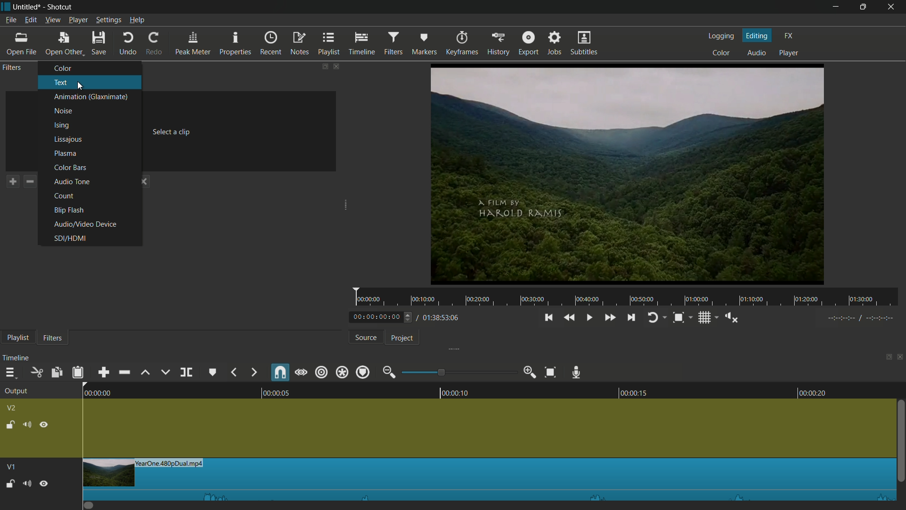  What do you see at coordinates (53, 20) in the screenshot?
I see `view menu` at bounding box center [53, 20].